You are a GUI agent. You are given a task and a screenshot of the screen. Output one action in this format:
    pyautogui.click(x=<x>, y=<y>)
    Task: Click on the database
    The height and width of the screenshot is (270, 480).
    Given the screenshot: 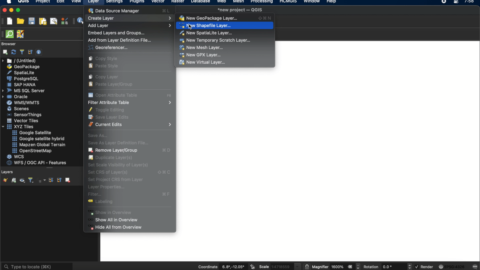 What is the action you would take?
    pyautogui.click(x=200, y=2)
    